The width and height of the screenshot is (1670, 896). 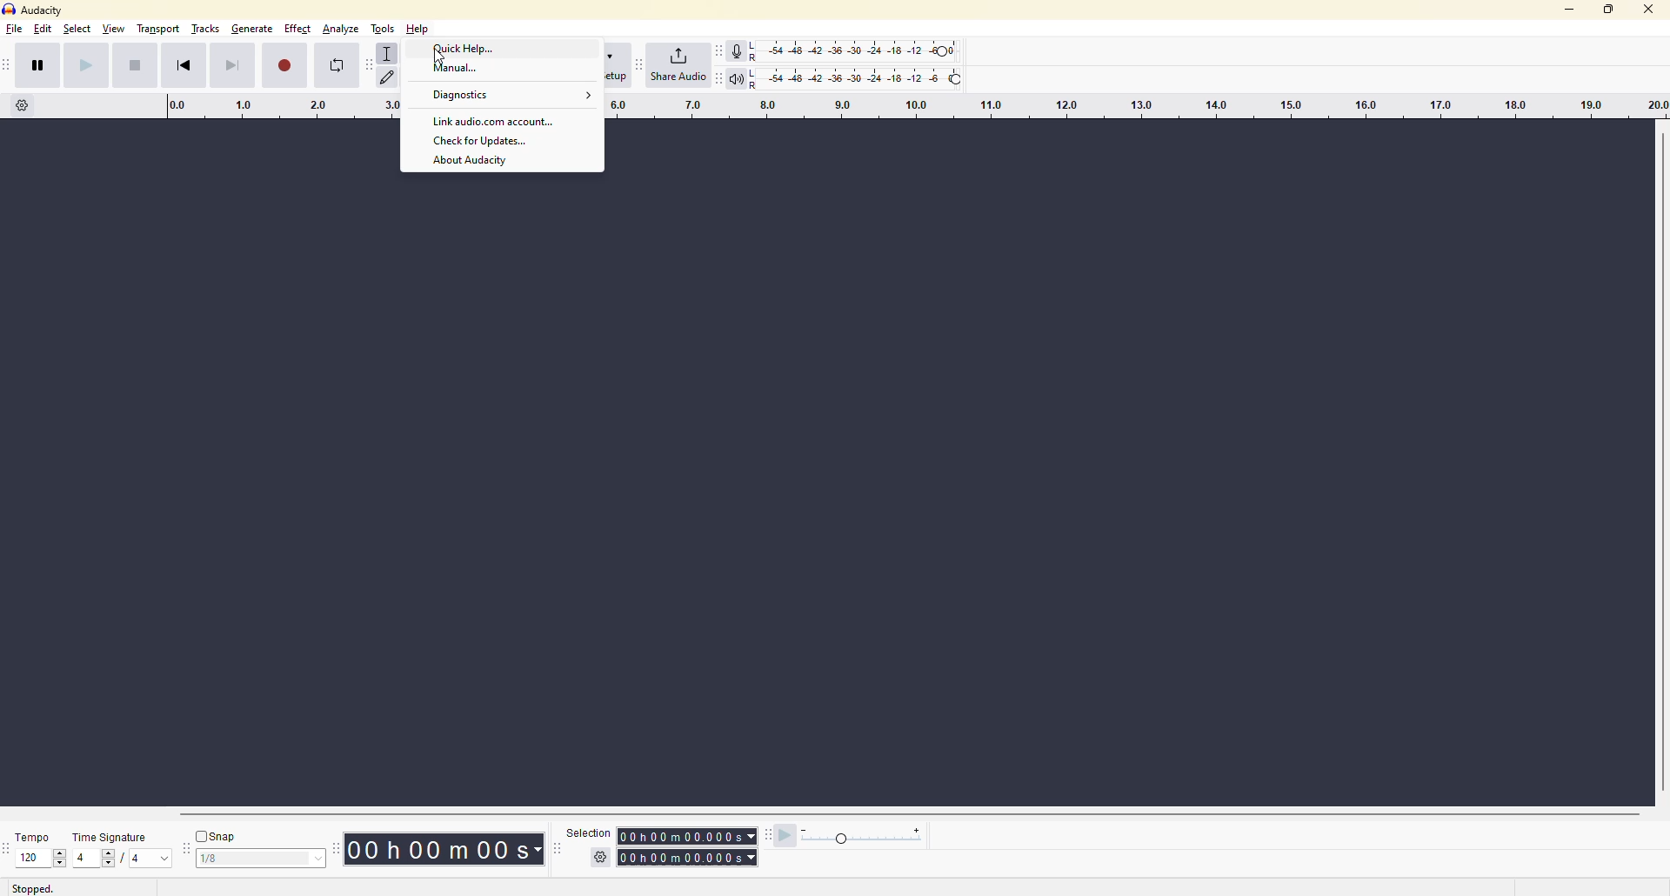 What do you see at coordinates (1131, 110) in the screenshot?
I see `click and drag to define a looping region` at bounding box center [1131, 110].